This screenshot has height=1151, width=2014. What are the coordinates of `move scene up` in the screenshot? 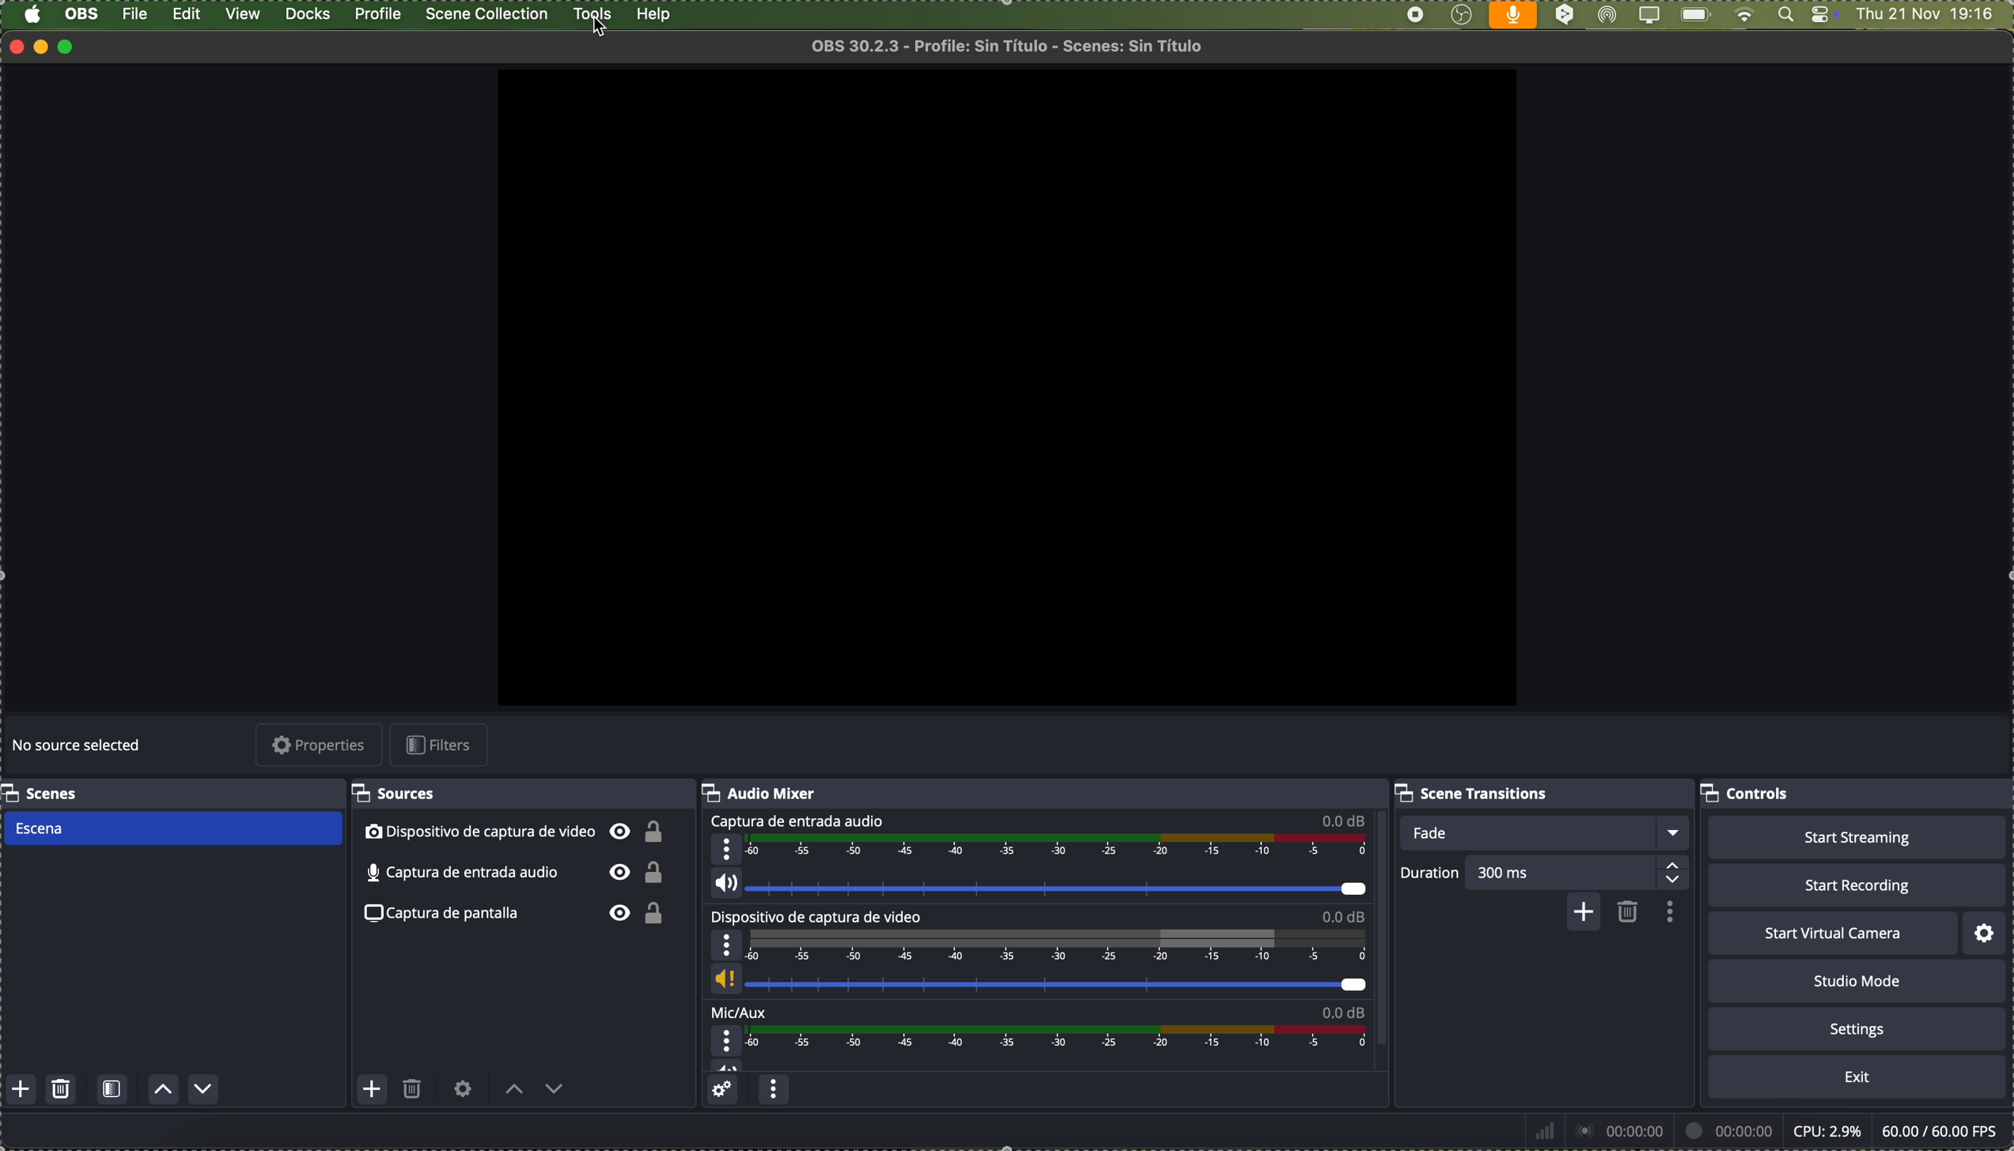 It's located at (165, 1091).